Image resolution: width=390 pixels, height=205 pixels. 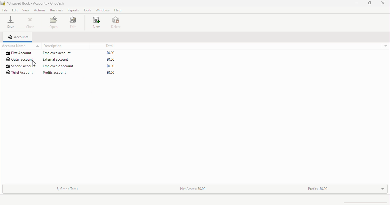 What do you see at coordinates (358, 3) in the screenshot?
I see `Minimize` at bounding box center [358, 3].